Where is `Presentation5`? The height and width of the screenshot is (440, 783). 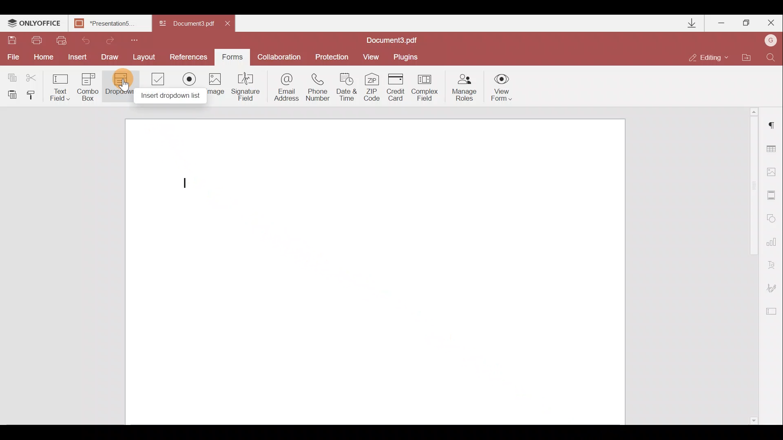
Presentation5 is located at coordinates (108, 24).